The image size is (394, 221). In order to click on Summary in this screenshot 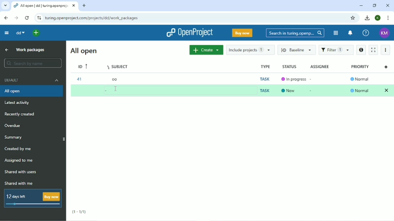, I will do `click(13, 137)`.